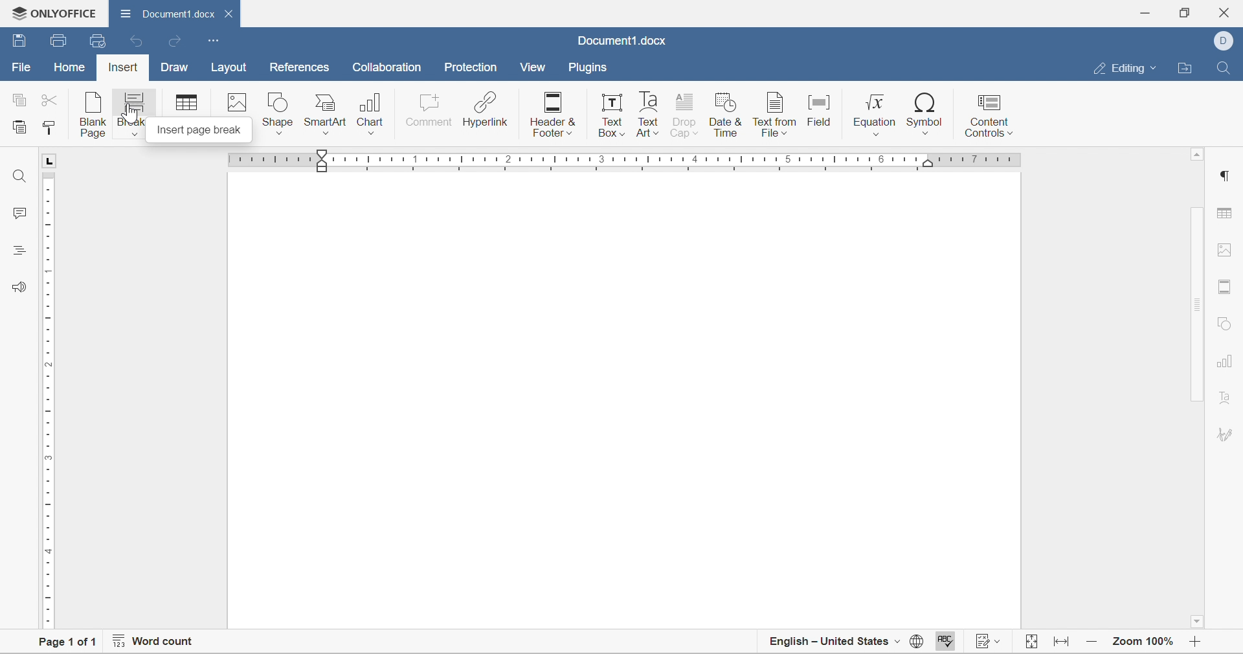 This screenshot has width=1243, height=654. I want to click on Set document language, so click(916, 643).